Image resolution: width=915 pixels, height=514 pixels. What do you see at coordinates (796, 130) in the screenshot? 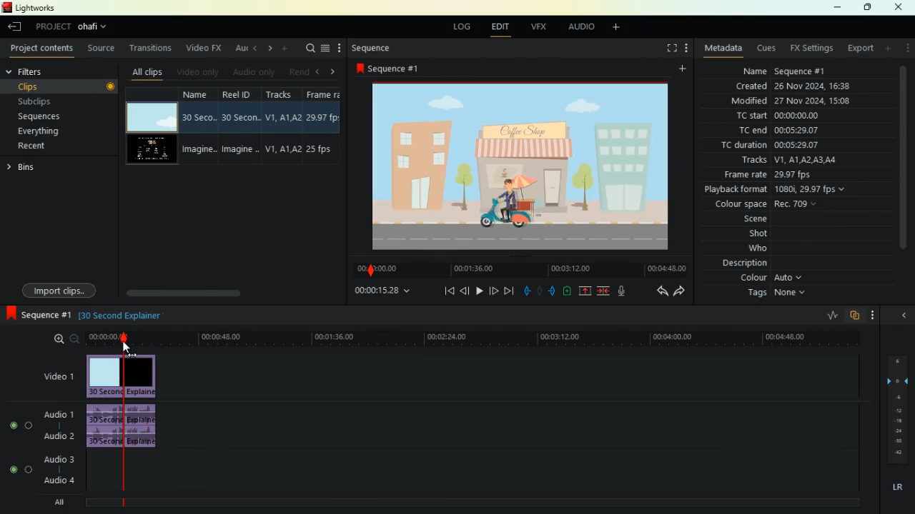
I see `00:05:29.07` at bounding box center [796, 130].